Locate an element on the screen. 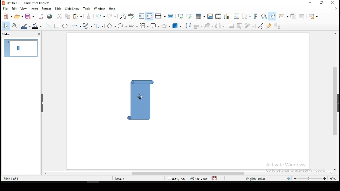 This screenshot has width=340, height=191. delete slide is located at coordinates (302, 16).